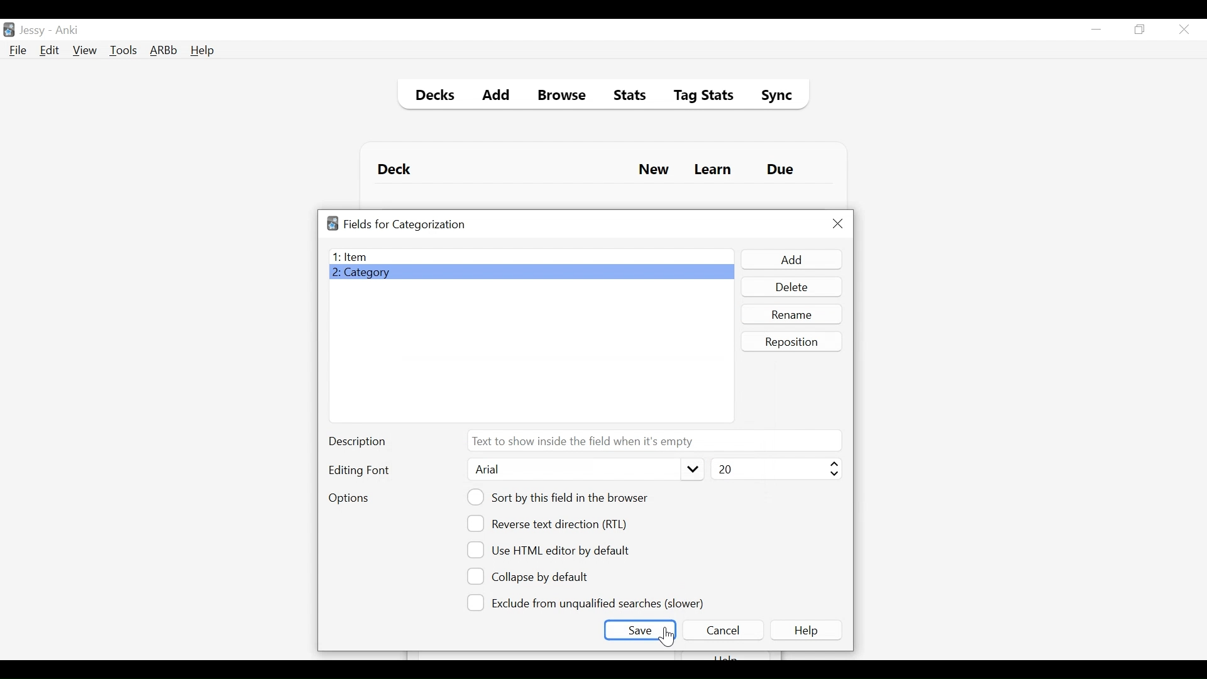 Image resolution: width=1207 pixels, height=679 pixels. What do you see at coordinates (781, 170) in the screenshot?
I see `Due` at bounding box center [781, 170].